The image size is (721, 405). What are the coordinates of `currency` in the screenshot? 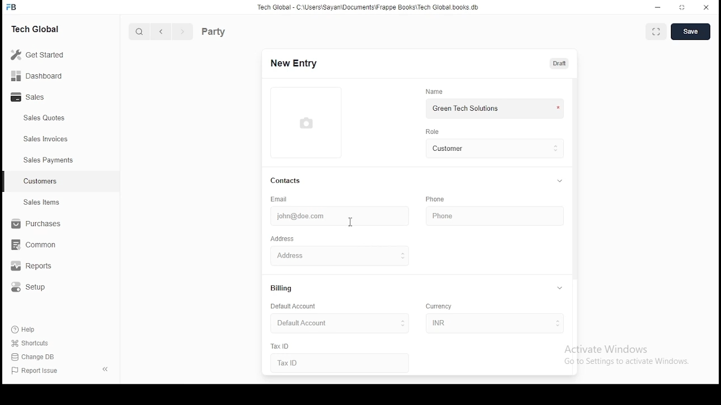 It's located at (442, 307).